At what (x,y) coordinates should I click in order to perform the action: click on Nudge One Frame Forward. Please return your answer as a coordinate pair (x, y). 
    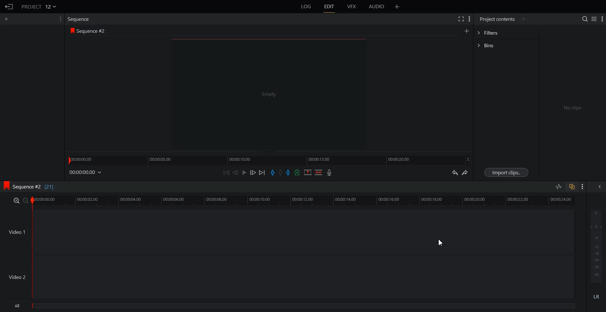
    Looking at the image, I should click on (253, 173).